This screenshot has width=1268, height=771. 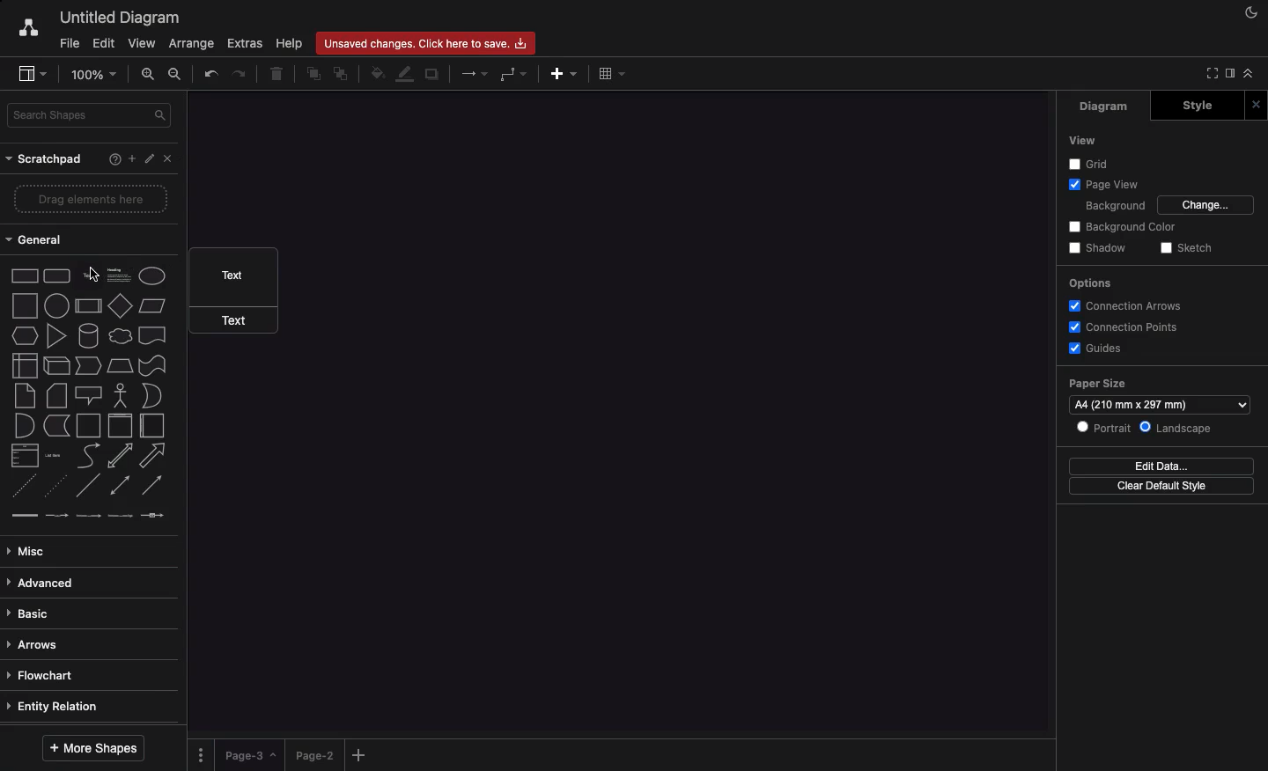 I want to click on Page view, so click(x=1105, y=184).